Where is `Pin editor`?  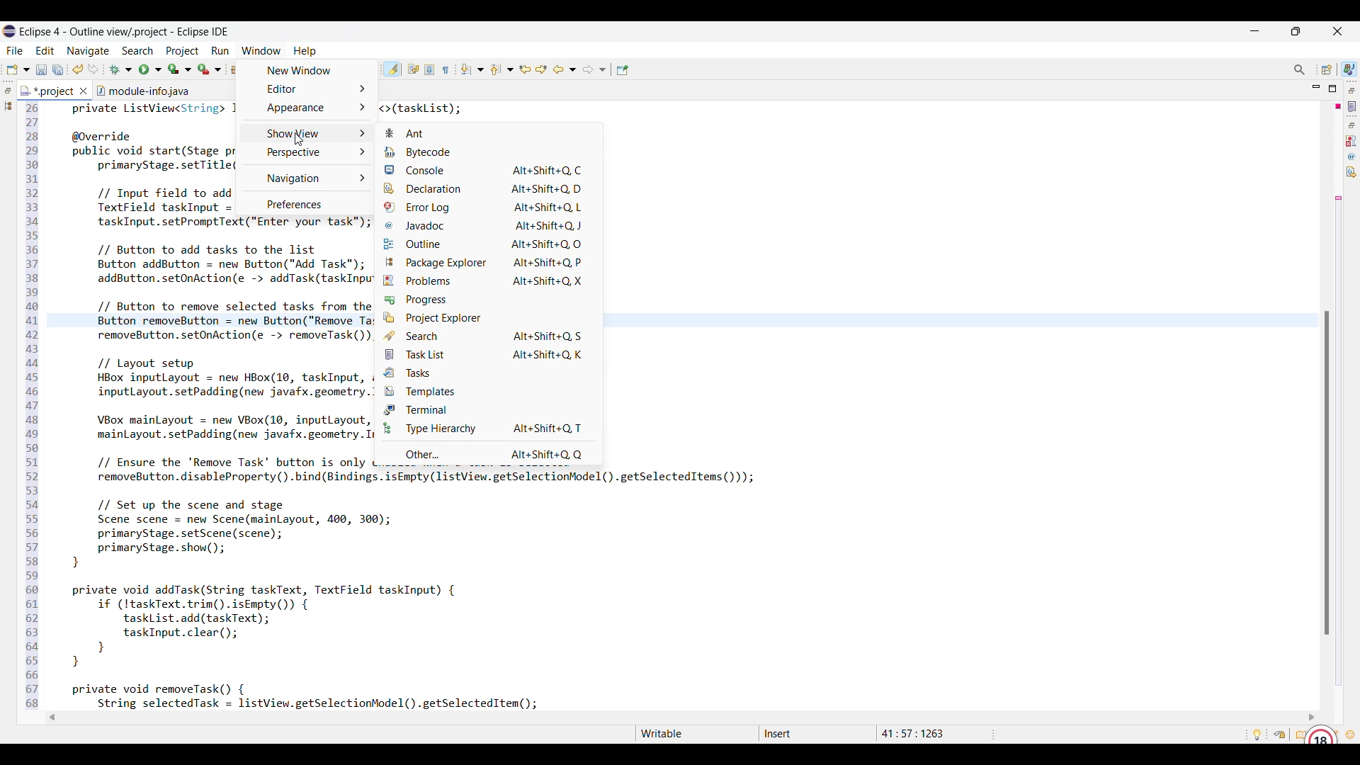 Pin editor is located at coordinates (623, 70).